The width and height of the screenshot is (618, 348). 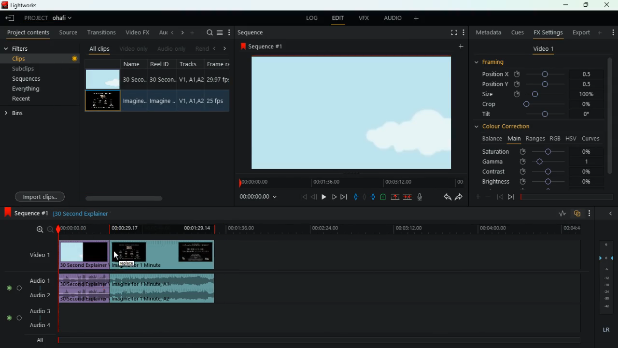 What do you see at coordinates (491, 139) in the screenshot?
I see `balance` at bounding box center [491, 139].